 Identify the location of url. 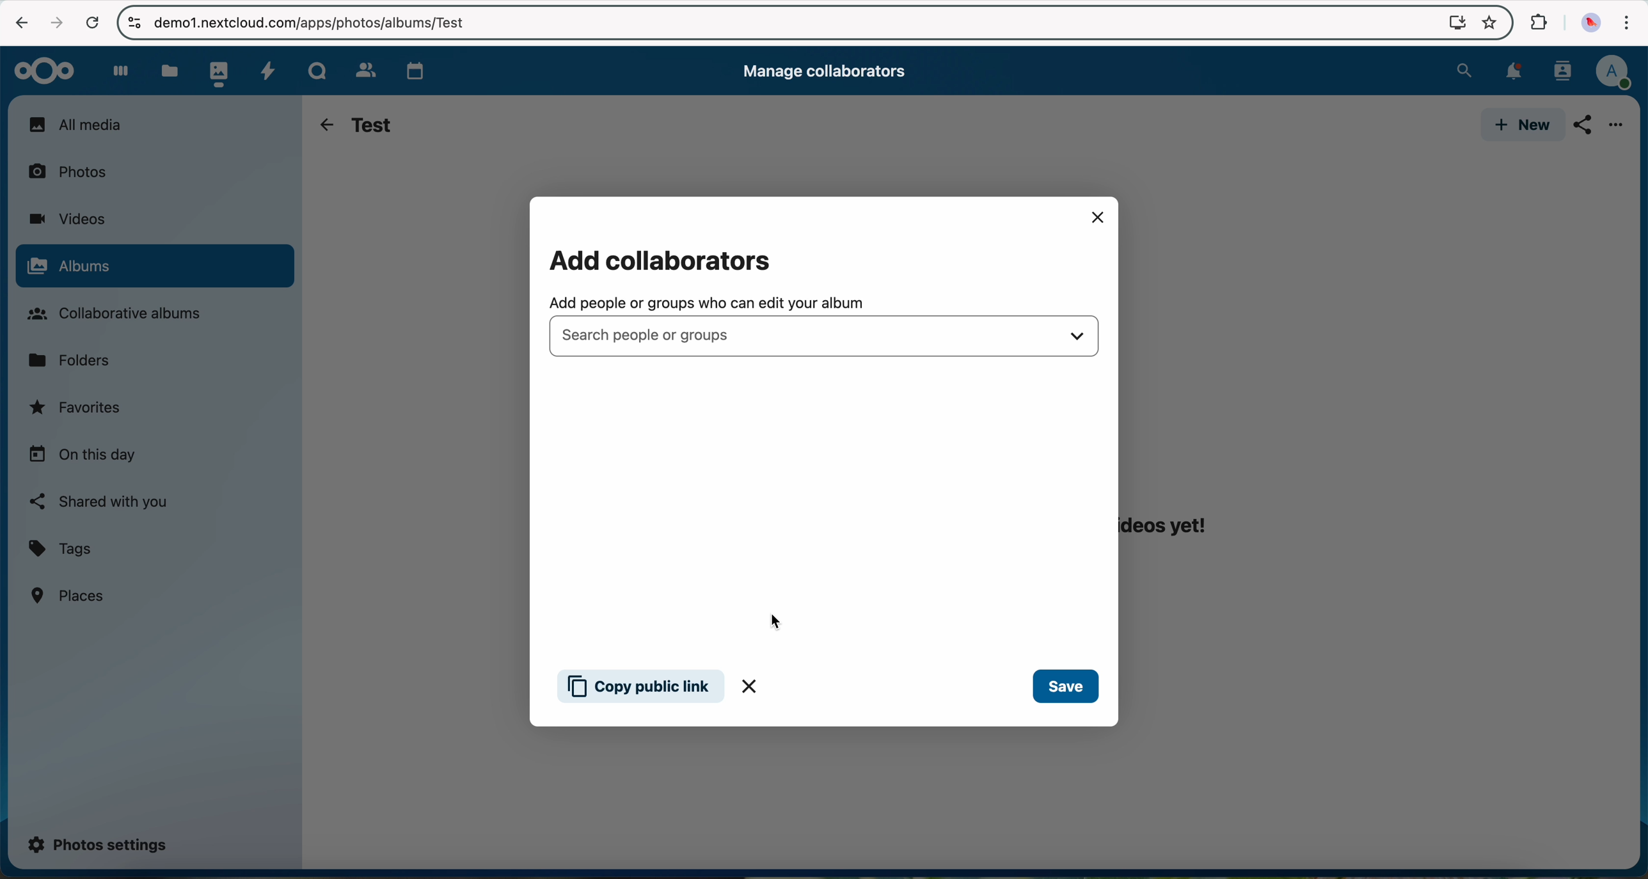
(305, 23).